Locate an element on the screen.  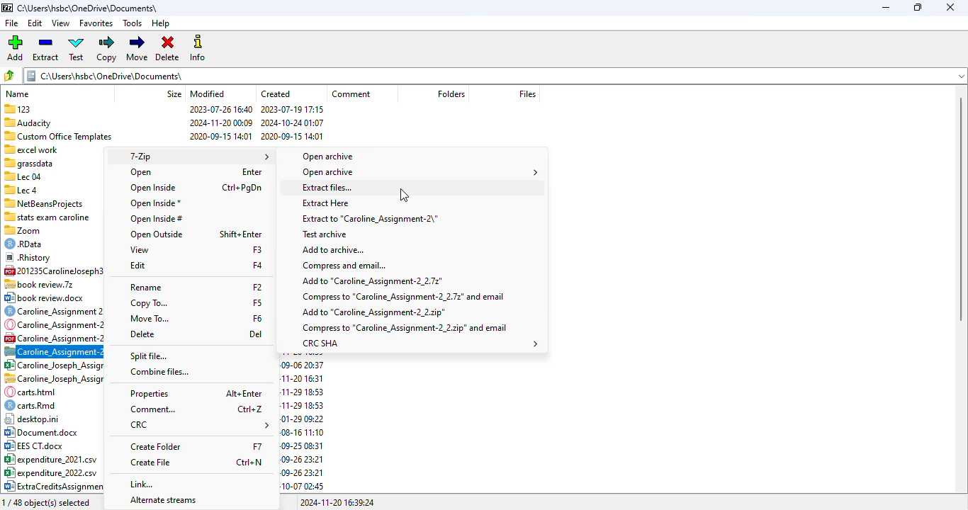
shortcut for rename is located at coordinates (257, 287).